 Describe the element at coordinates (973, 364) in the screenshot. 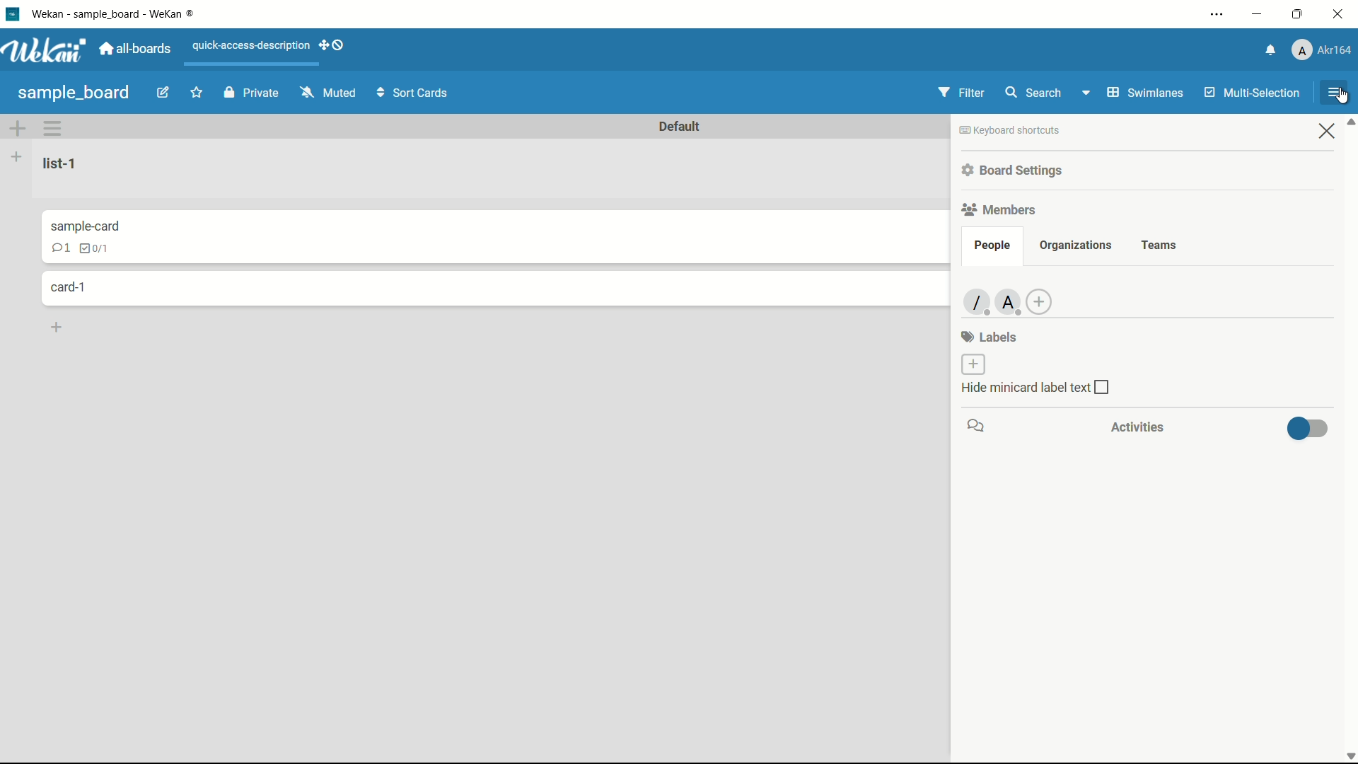

I see `add label` at that location.